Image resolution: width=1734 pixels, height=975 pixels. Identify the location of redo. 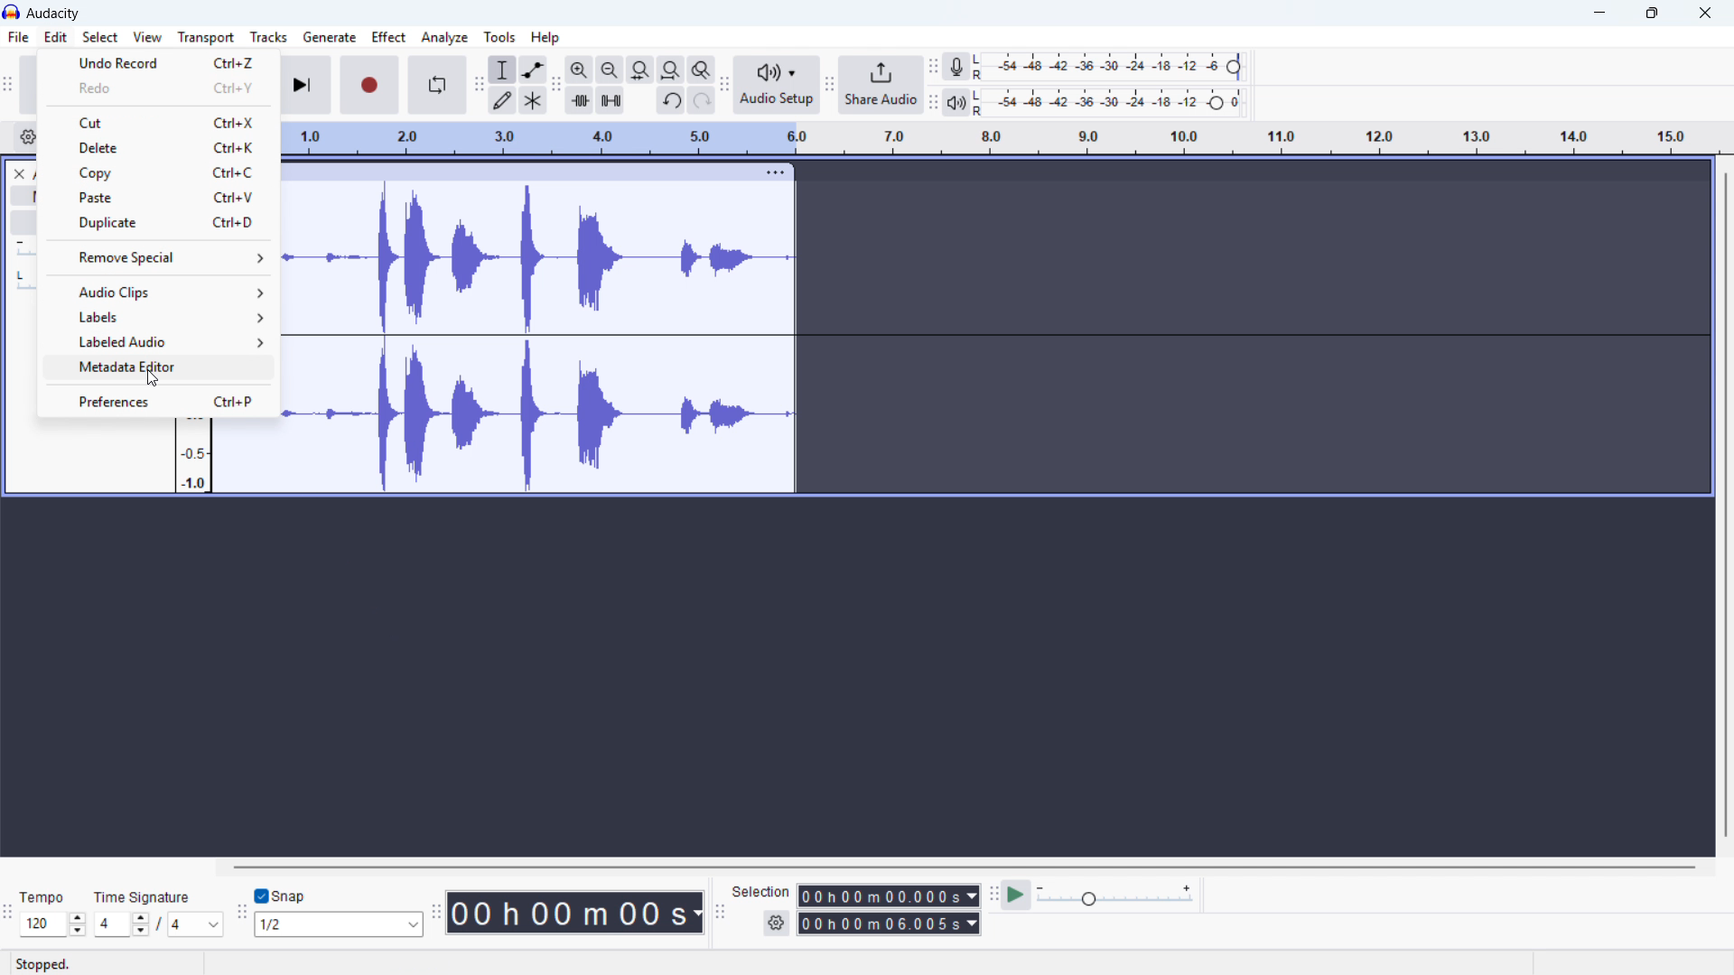
(700, 100).